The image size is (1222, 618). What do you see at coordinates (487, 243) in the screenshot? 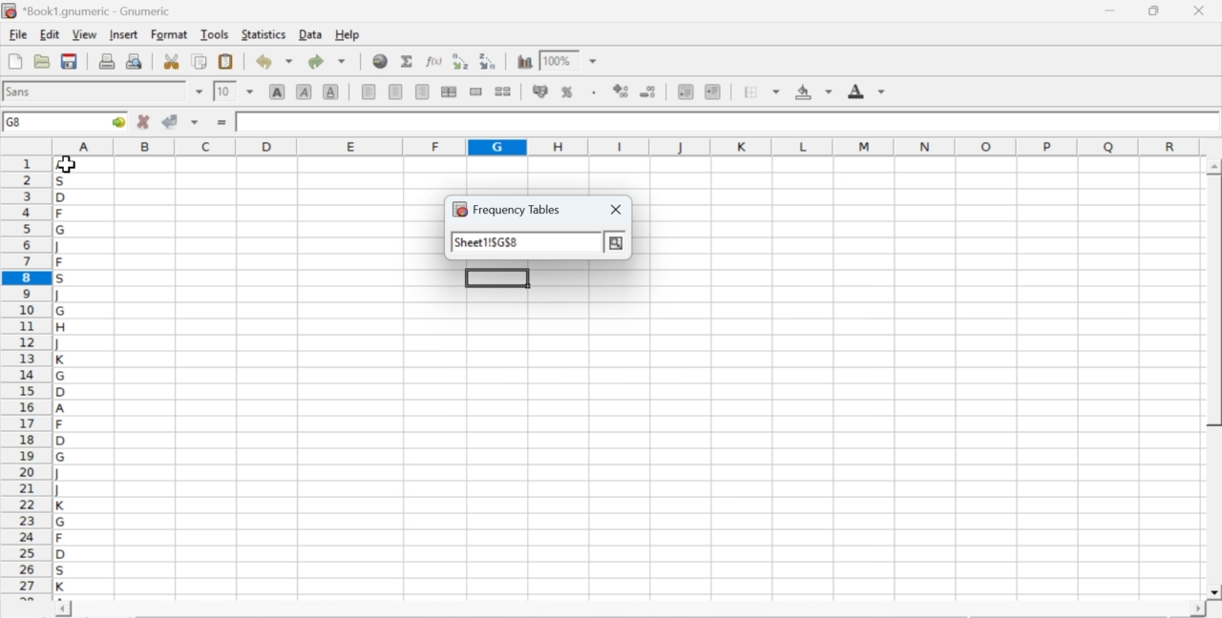
I see `sheet!$G$8` at bounding box center [487, 243].